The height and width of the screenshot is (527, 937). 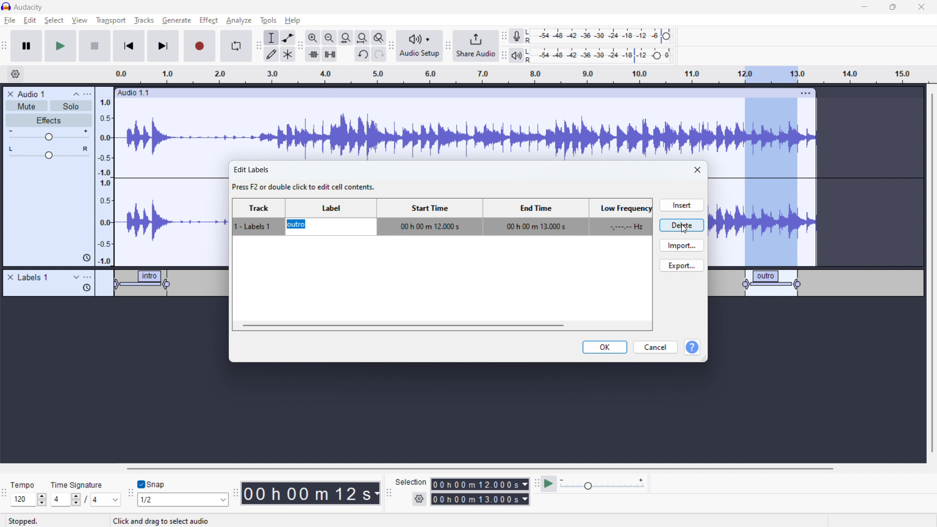 I want to click on playback meter, so click(x=516, y=56).